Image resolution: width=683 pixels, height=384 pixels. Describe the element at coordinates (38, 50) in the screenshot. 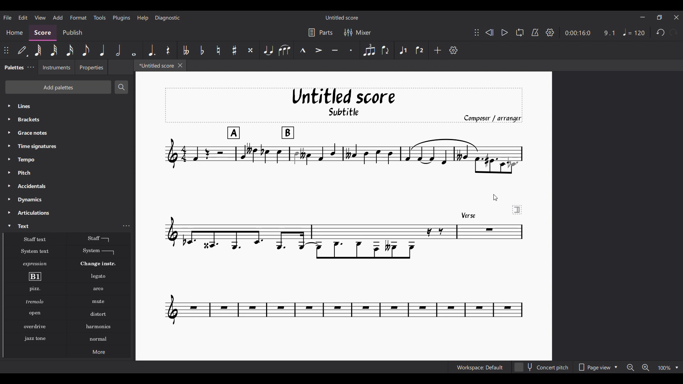

I see `64th note` at that location.